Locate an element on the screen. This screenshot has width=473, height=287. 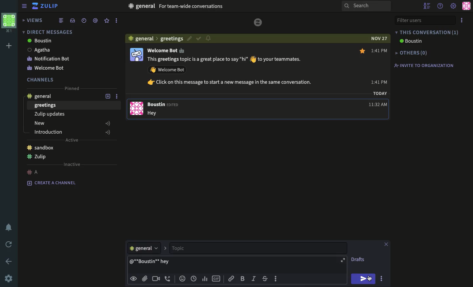
general is located at coordinates (147, 248).